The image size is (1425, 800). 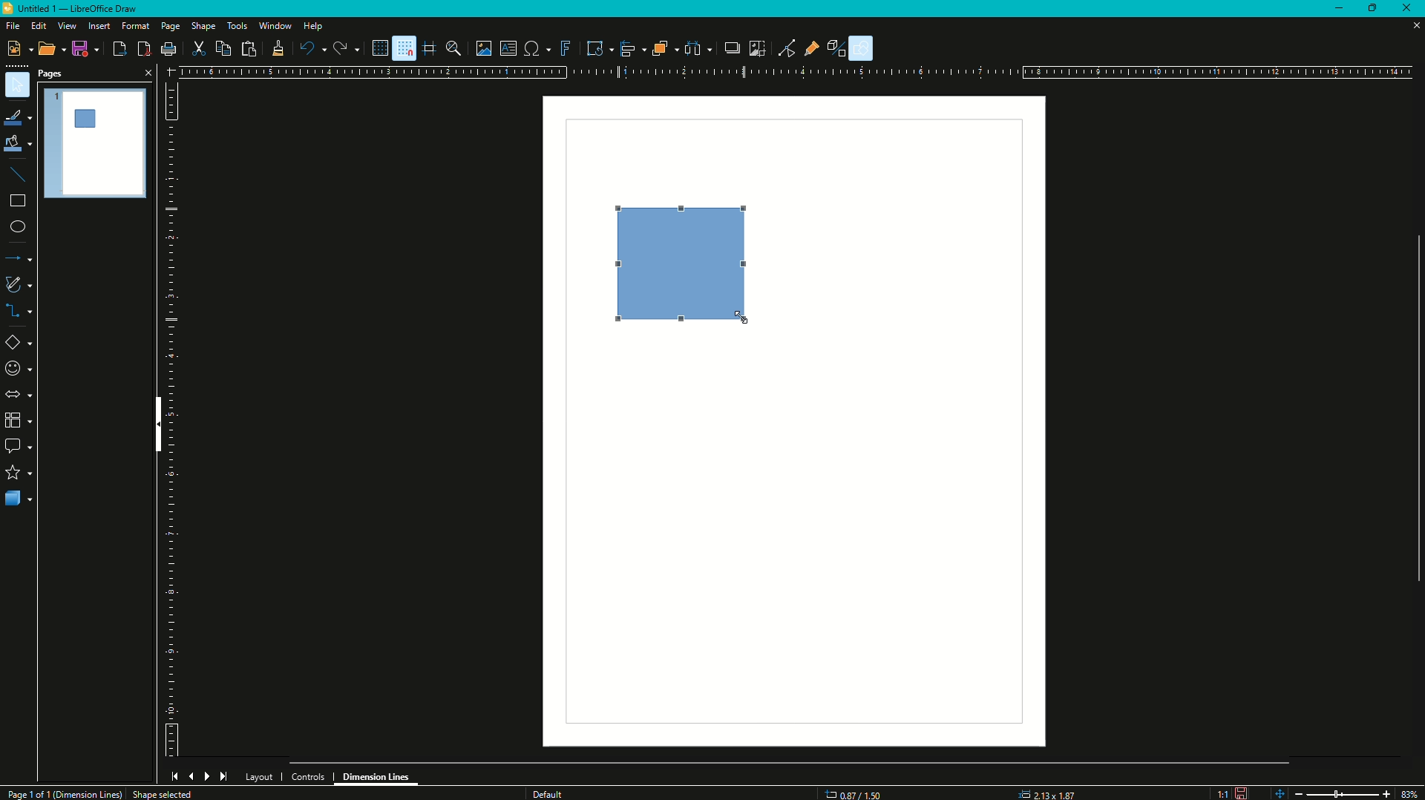 I want to click on Copy, so click(x=221, y=49).